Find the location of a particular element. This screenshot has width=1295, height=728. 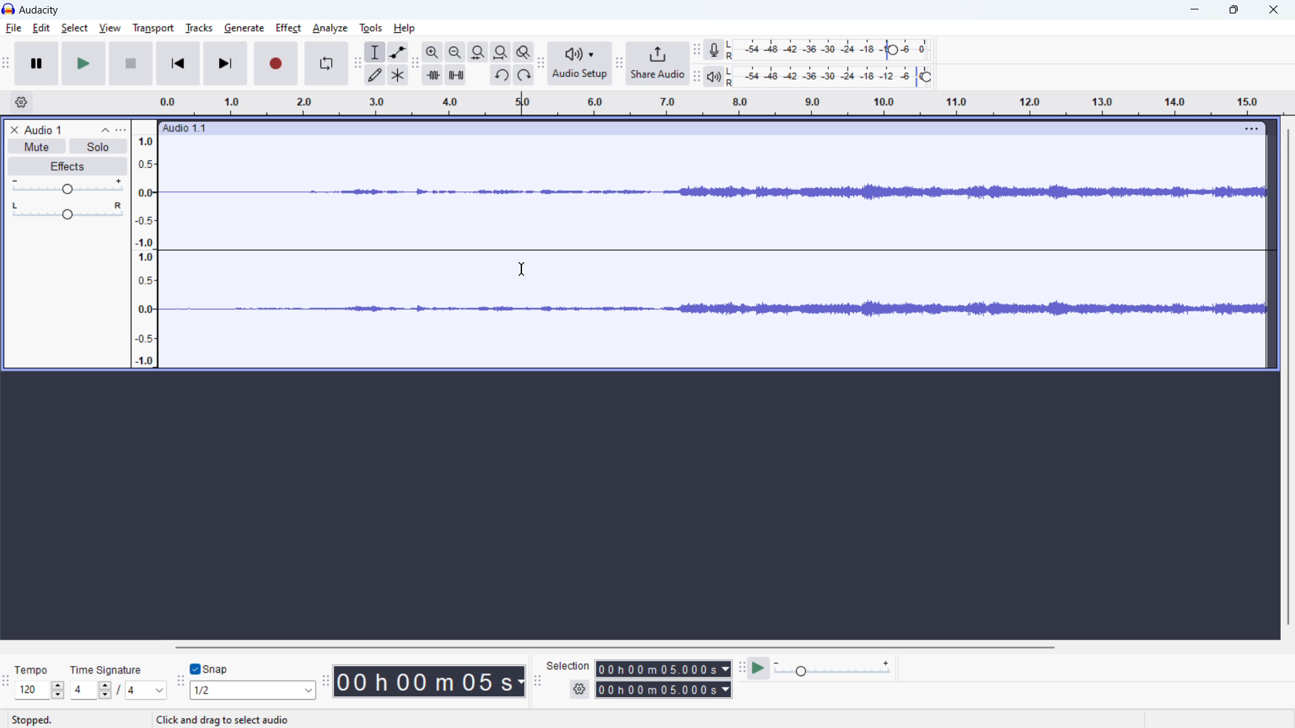

fit selection to width is located at coordinates (478, 52).